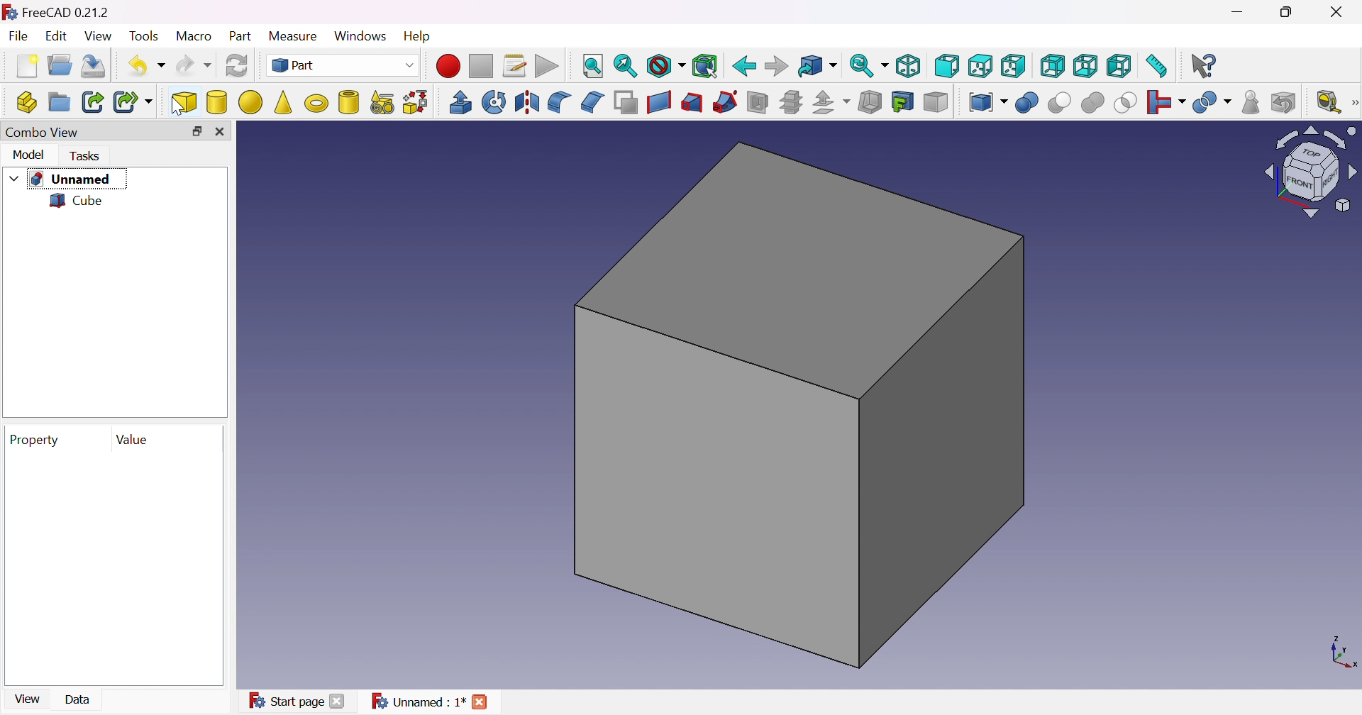  Describe the element at coordinates (1053, 67) in the screenshot. I see `Rear` at that location.